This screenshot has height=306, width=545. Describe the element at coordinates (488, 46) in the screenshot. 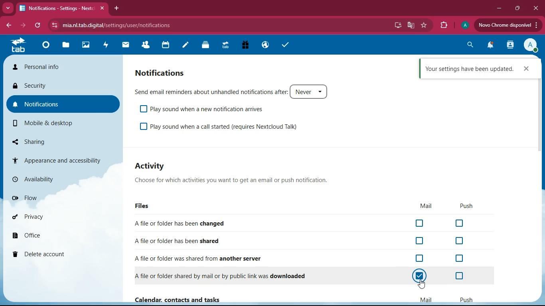

I see `notification` at that location.